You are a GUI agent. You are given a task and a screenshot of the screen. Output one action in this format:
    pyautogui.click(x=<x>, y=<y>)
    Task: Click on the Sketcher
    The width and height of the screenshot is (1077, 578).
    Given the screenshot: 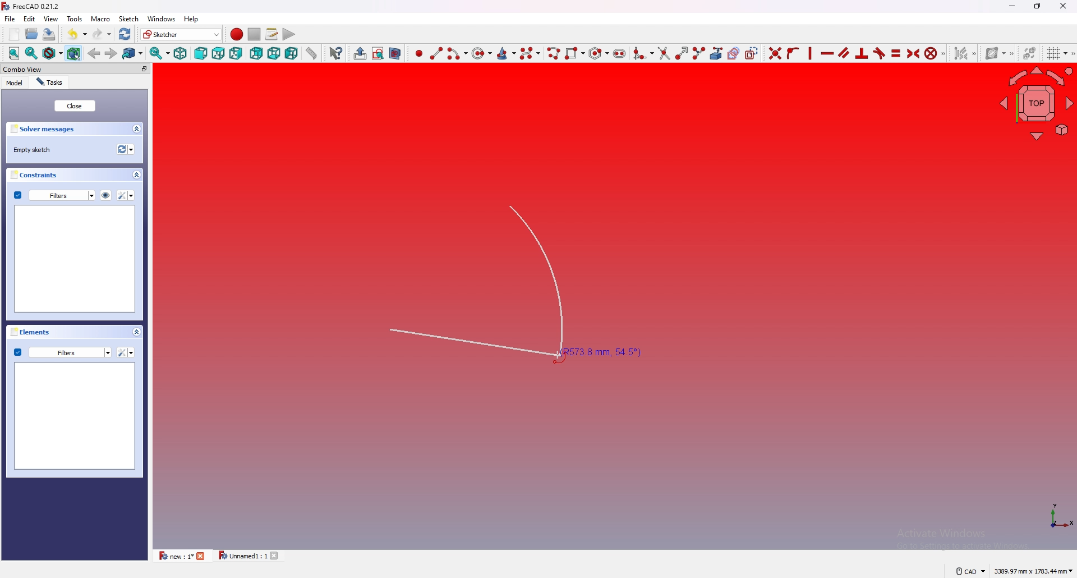 What is the action you would take?
    pyautogui.click(x=181, y=34)
    